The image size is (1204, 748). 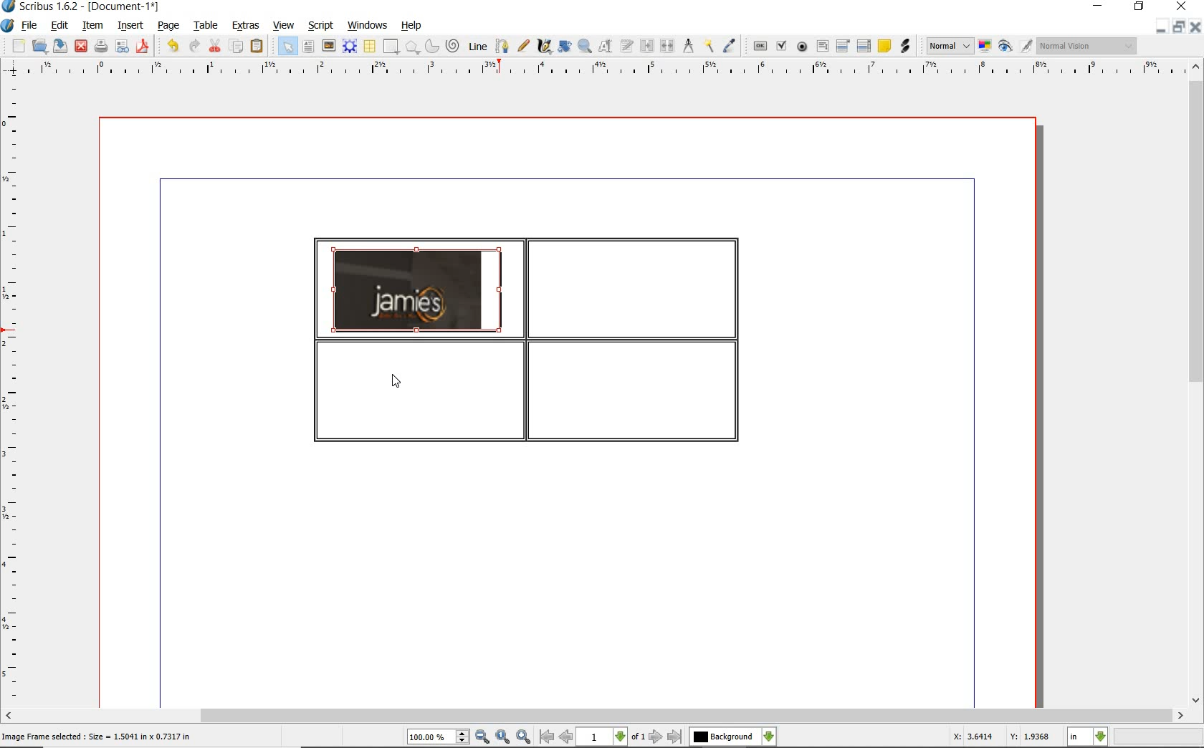 What do you see at coordinates (606, 47) in the screenshot?
I see `edit contents of frame` at bounding box center [606, 47].